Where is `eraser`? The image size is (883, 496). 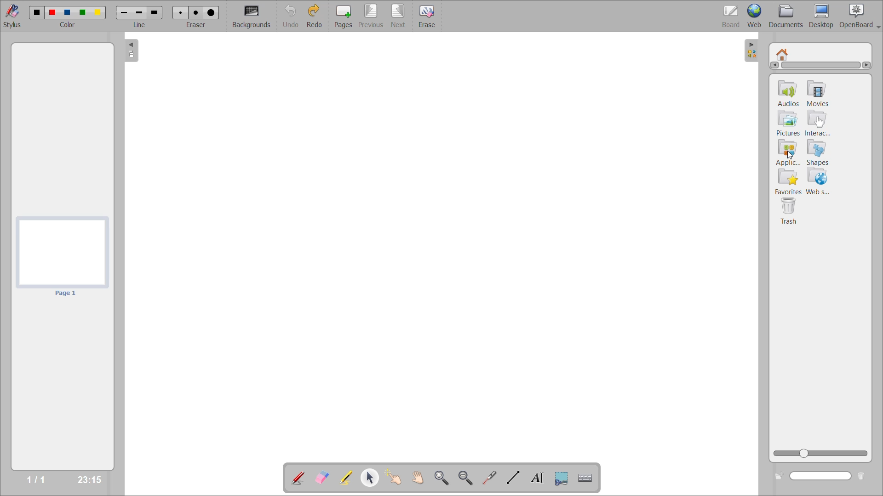
eraser is located at coordinates (196, 24).